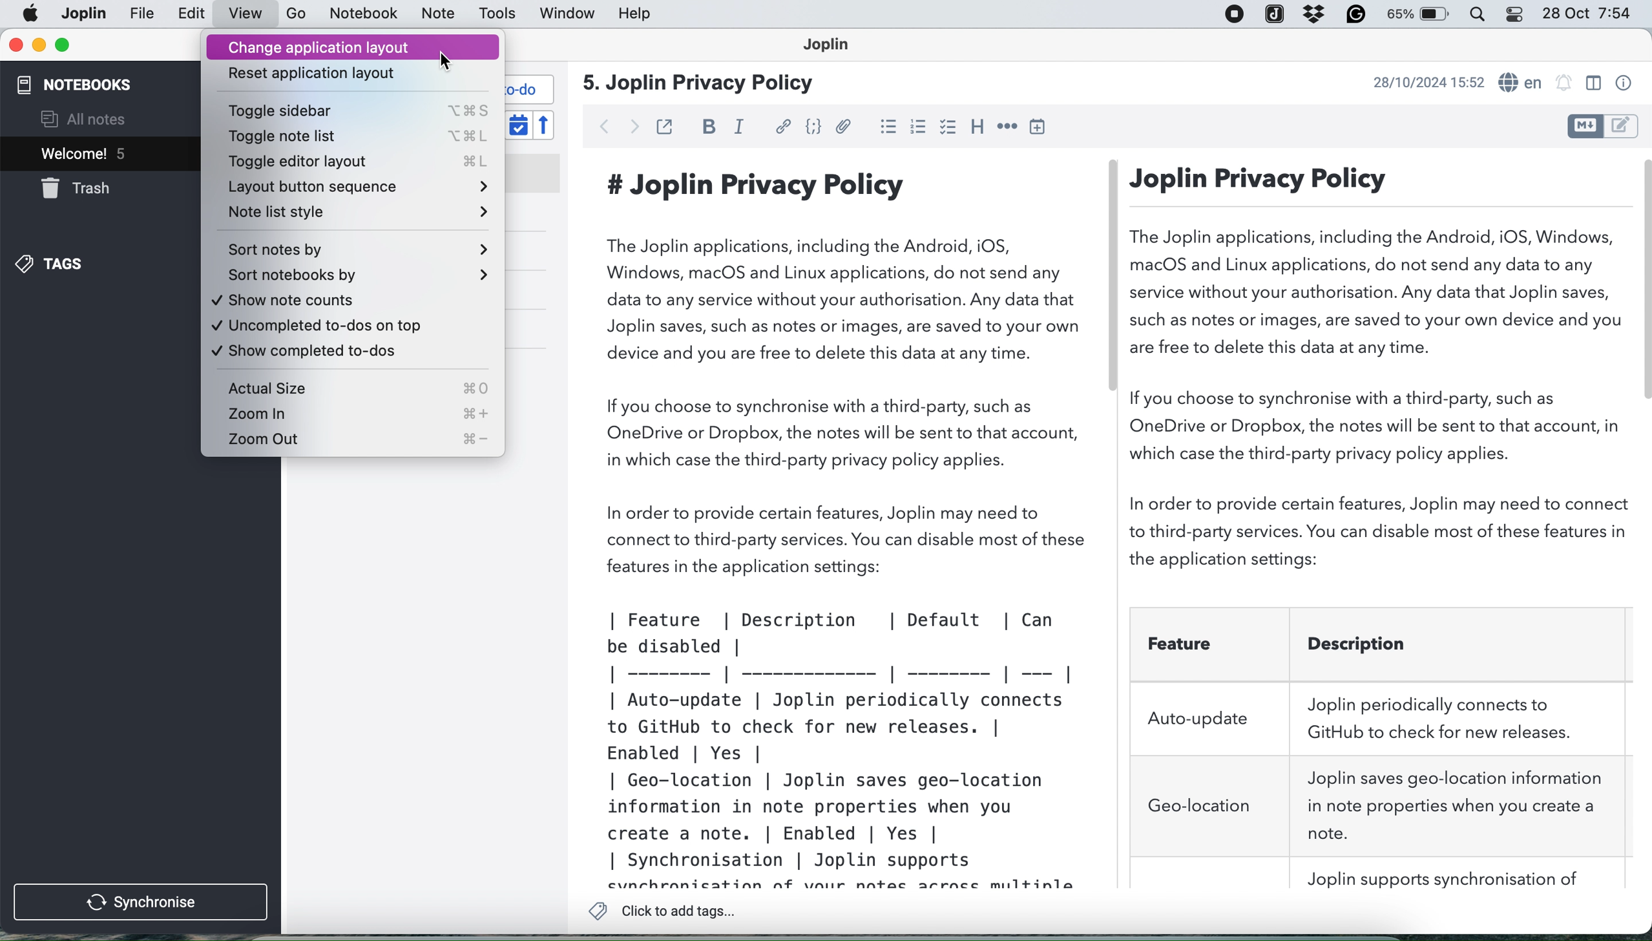  What do you see at coordinates (619, 125) in the screenshot?
I see `navigation buttons` at bounding box center [619, 125].